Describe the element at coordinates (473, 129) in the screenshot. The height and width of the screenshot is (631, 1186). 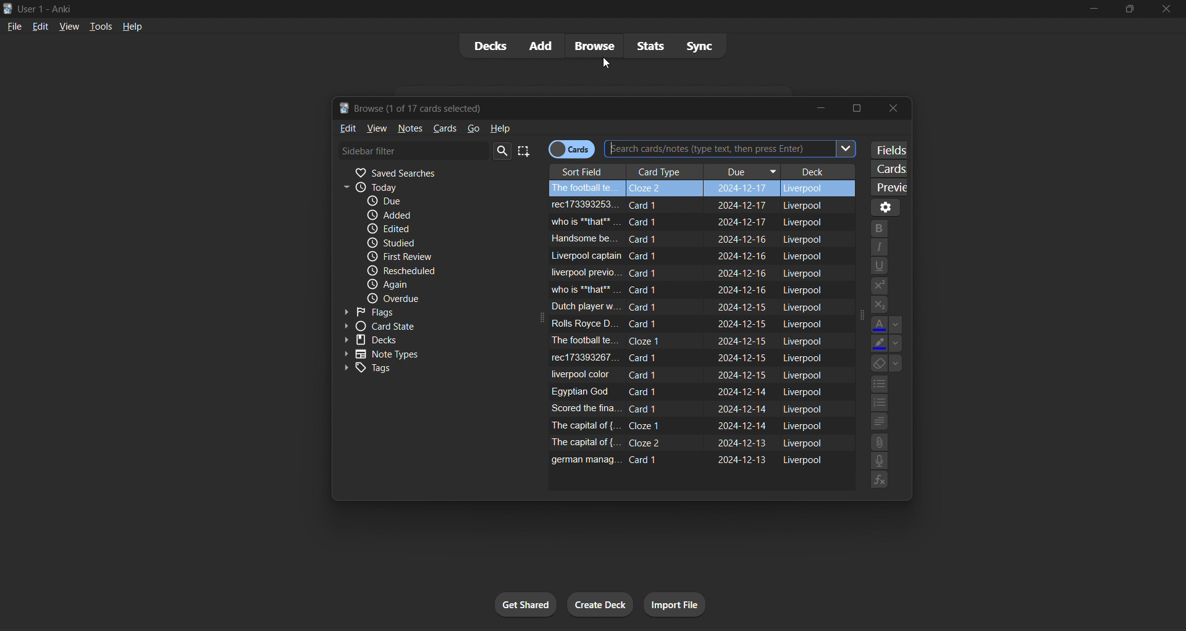
I see `go` at that location.